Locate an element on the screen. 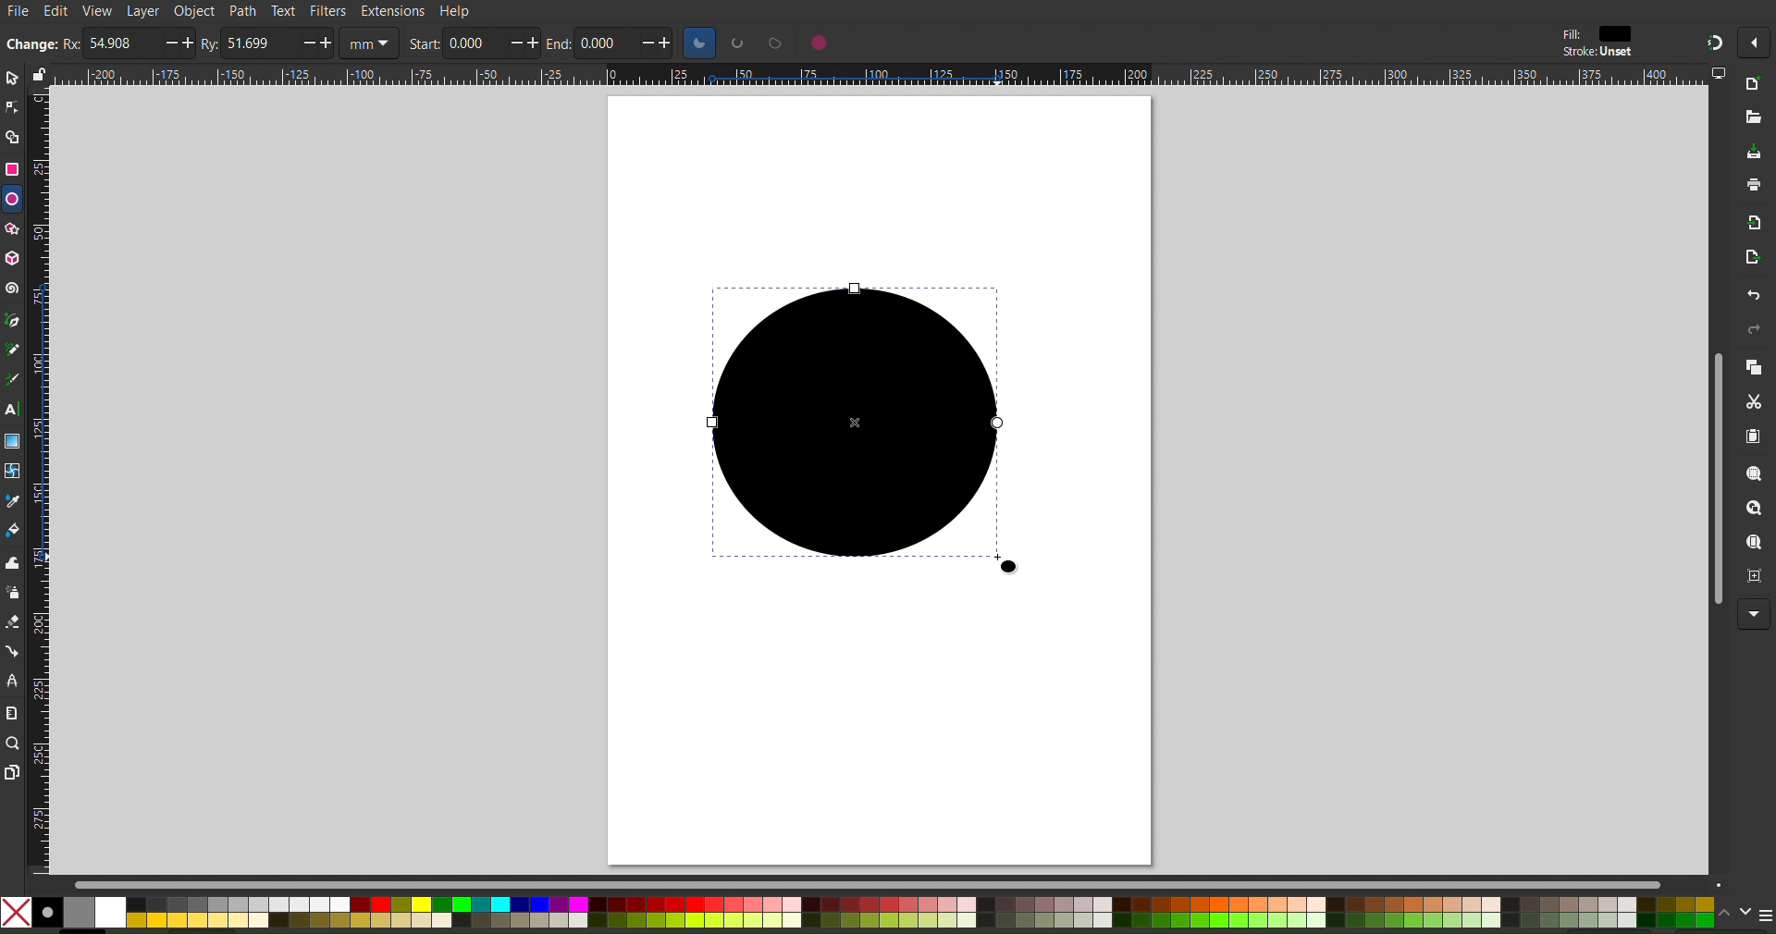 This screenshot has height=934, width=1776. File is located at coordinates (18, 12).